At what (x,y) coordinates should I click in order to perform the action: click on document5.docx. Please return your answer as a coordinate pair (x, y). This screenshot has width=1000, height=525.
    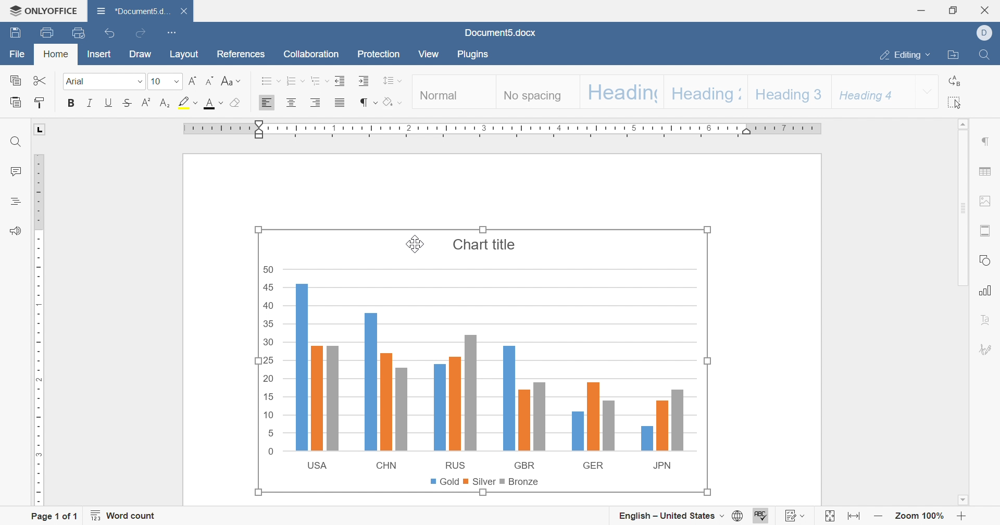
    Looking at the image, I should click on (499, 32).